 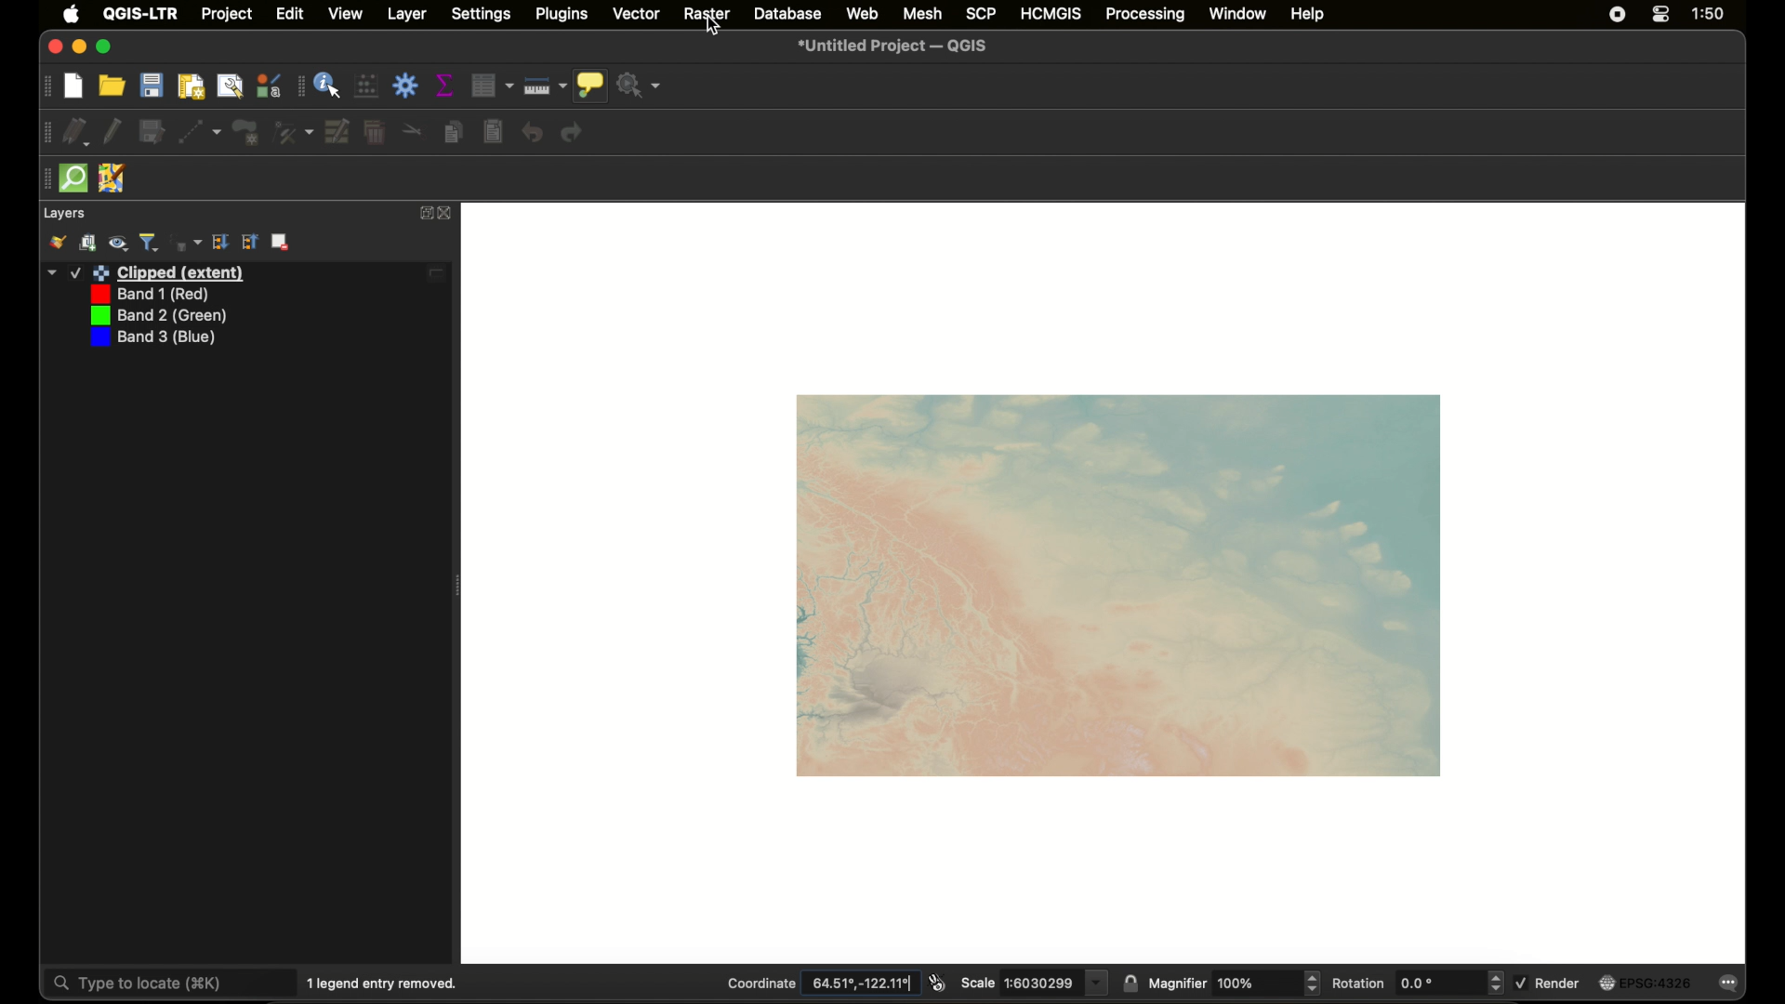 What do you see at coordinates (641, 86) in the screenshot?
I see `no action selected` at bounding box center [641, 86].